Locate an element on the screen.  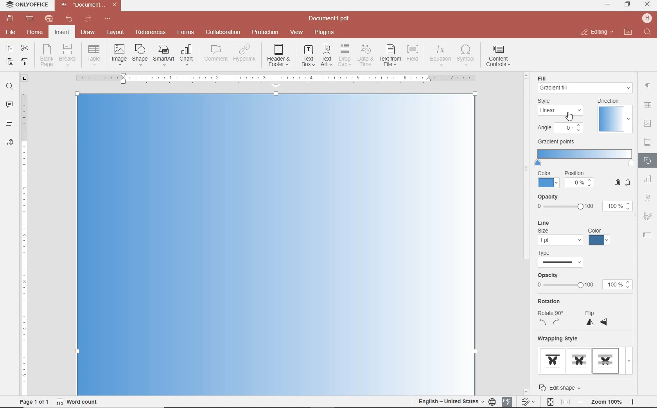
 is located at coordinates (582, 283).